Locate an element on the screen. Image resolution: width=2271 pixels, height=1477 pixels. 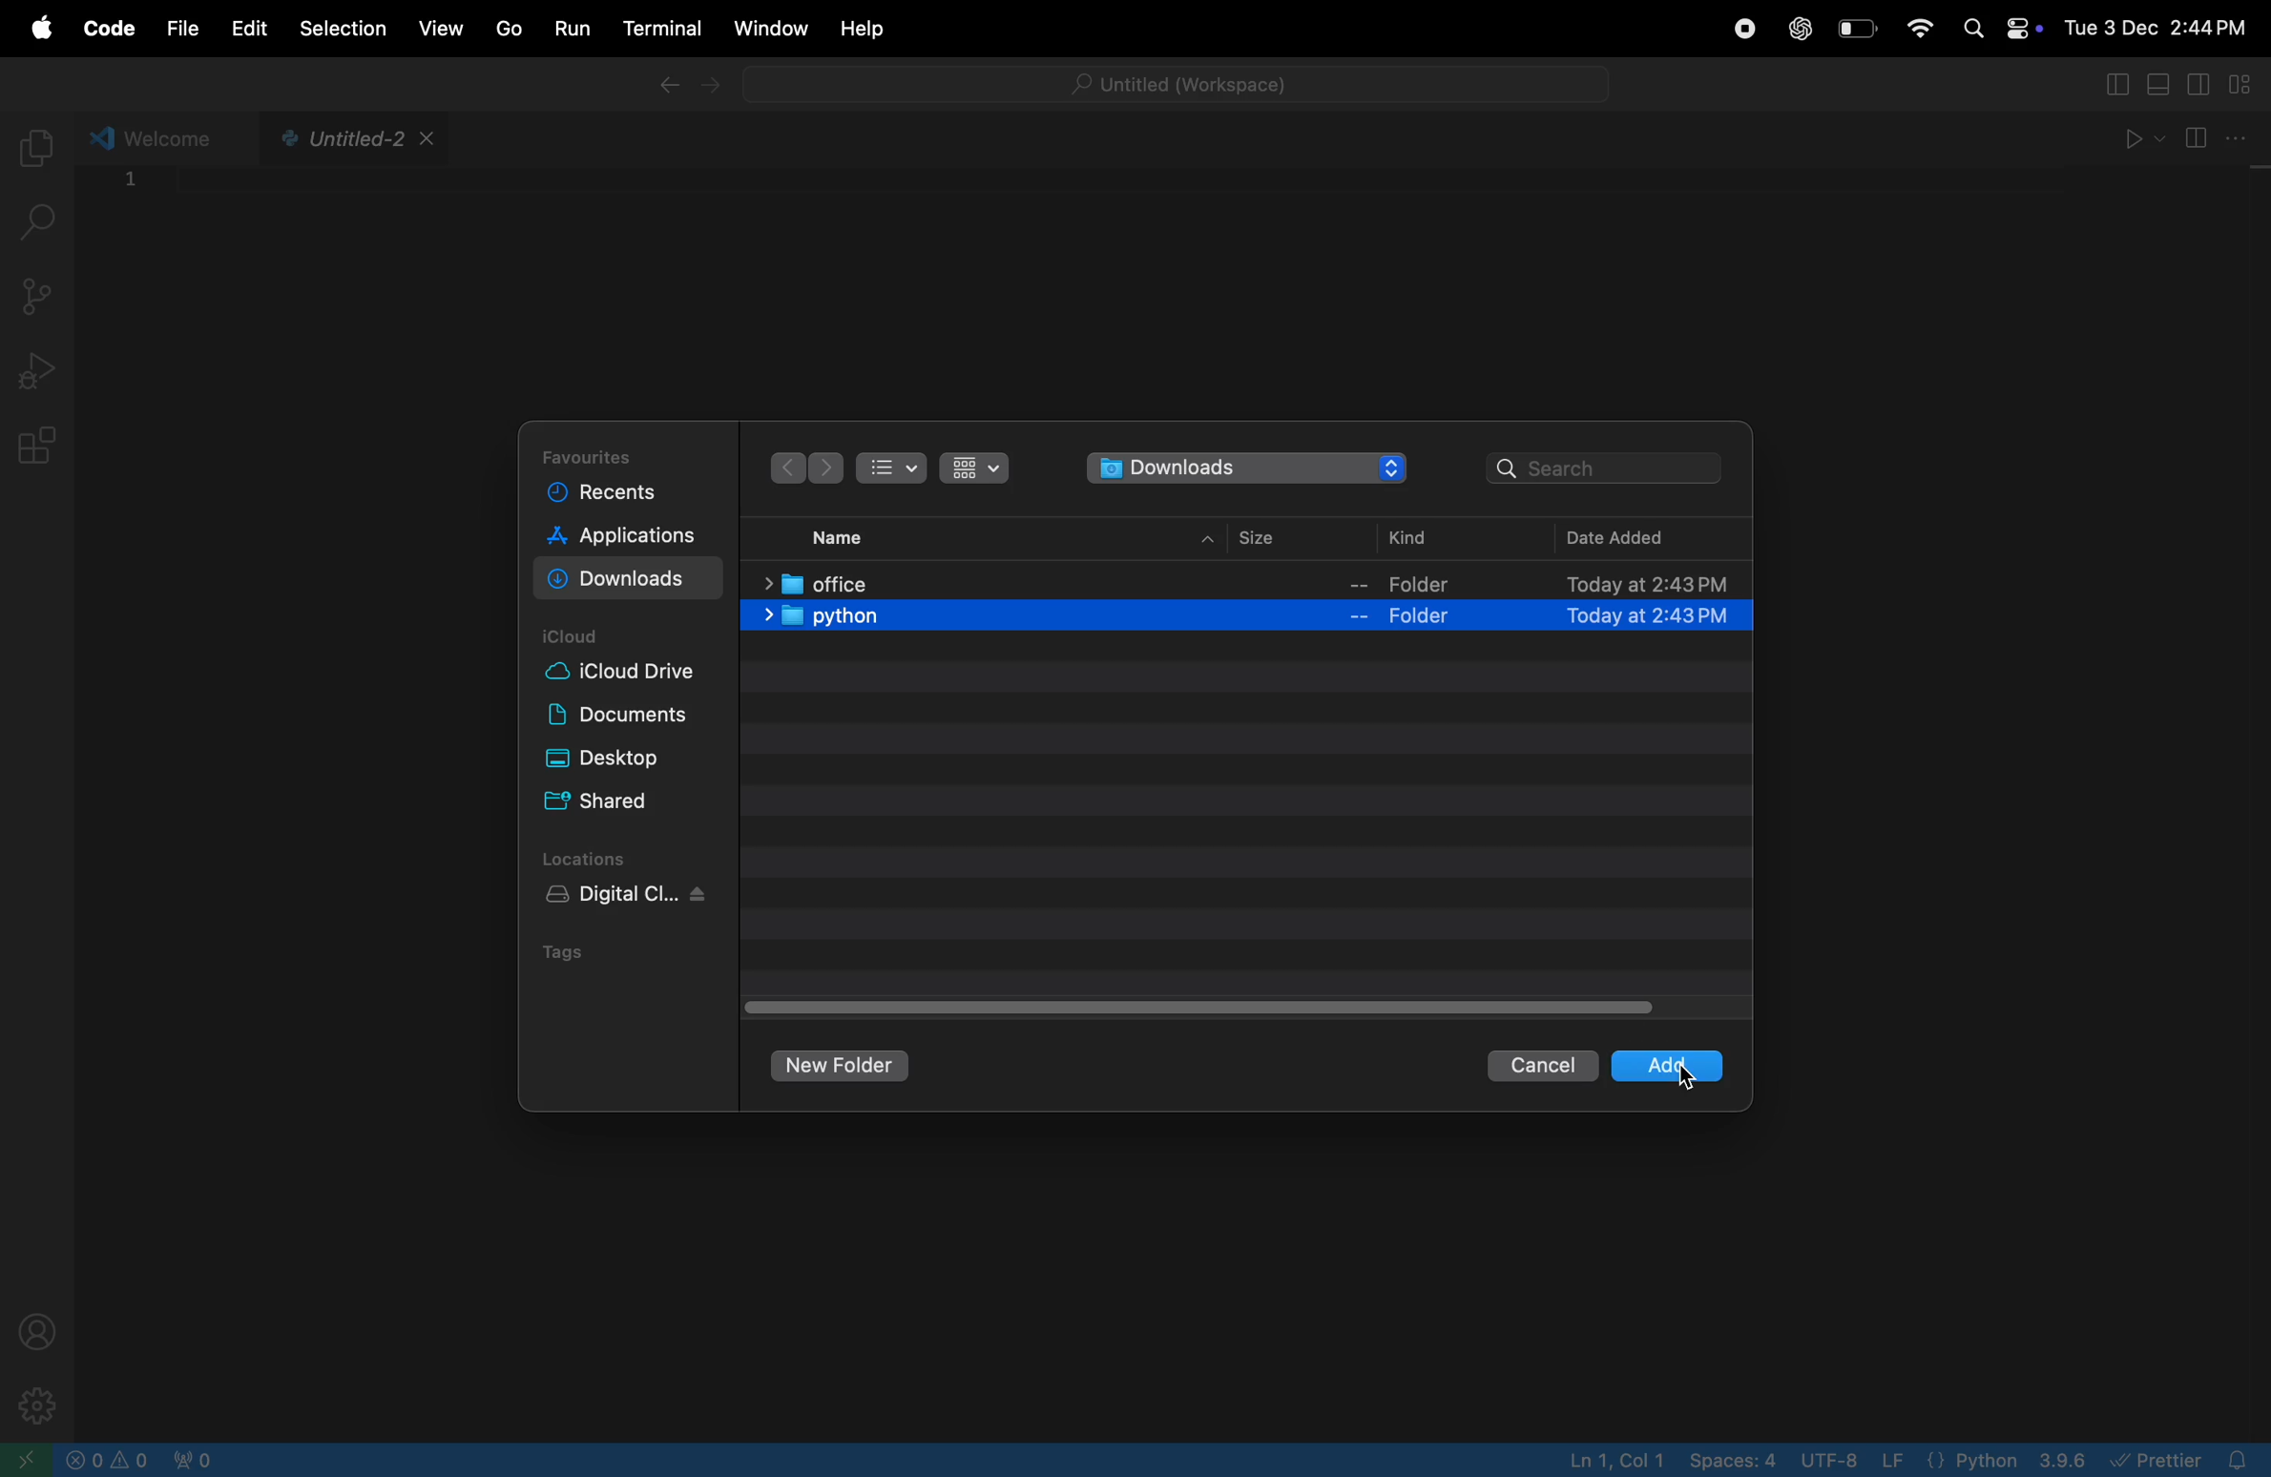
terminal is located at coordinates (657, 26).